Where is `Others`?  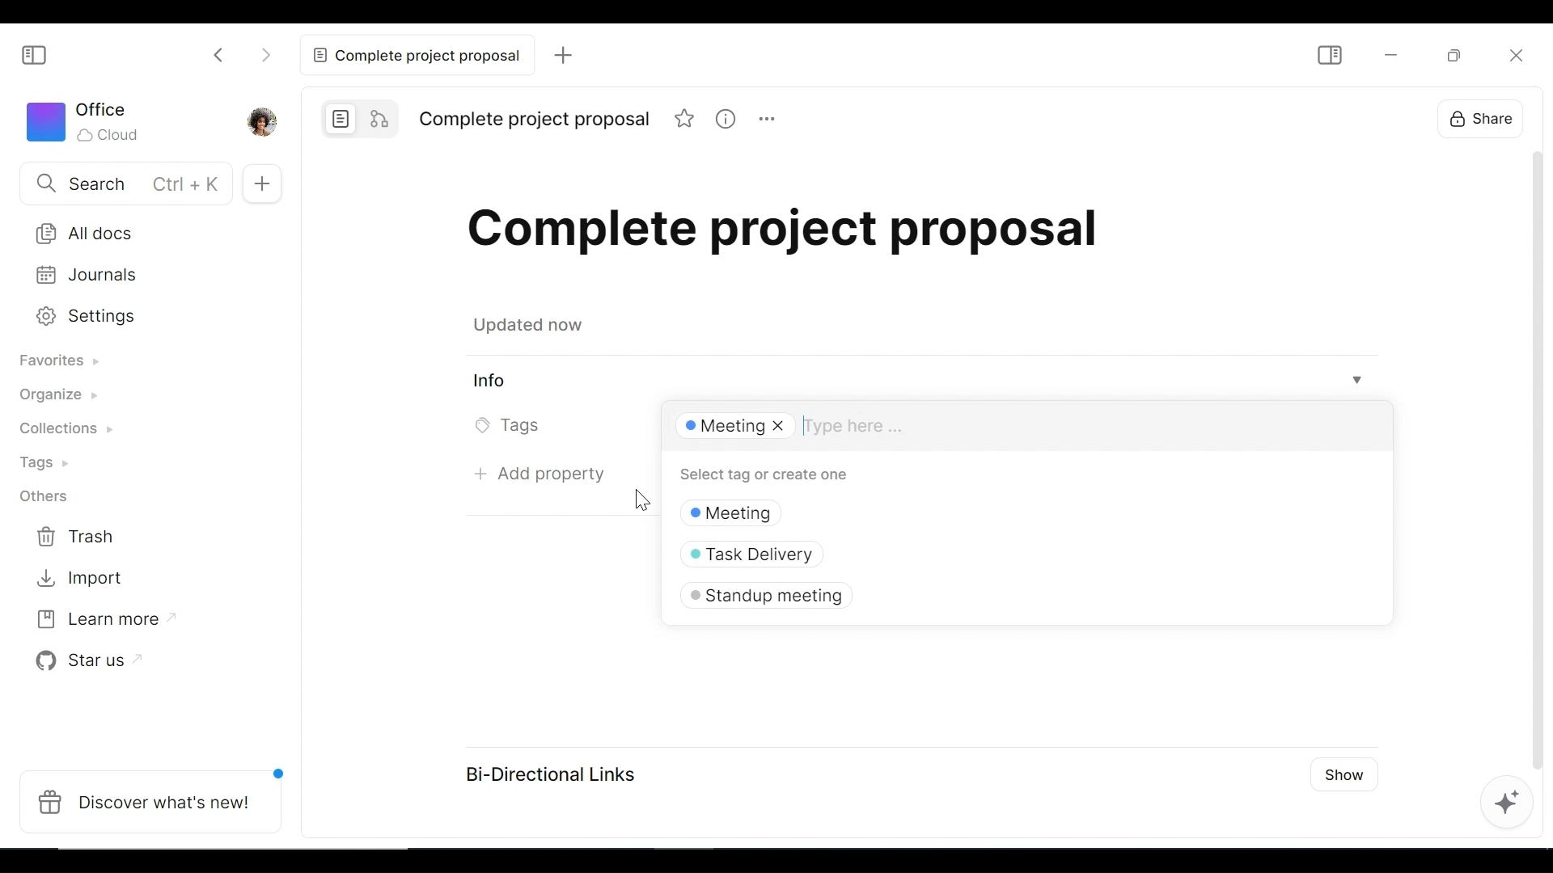 Others is located at coordinates (43, 496).